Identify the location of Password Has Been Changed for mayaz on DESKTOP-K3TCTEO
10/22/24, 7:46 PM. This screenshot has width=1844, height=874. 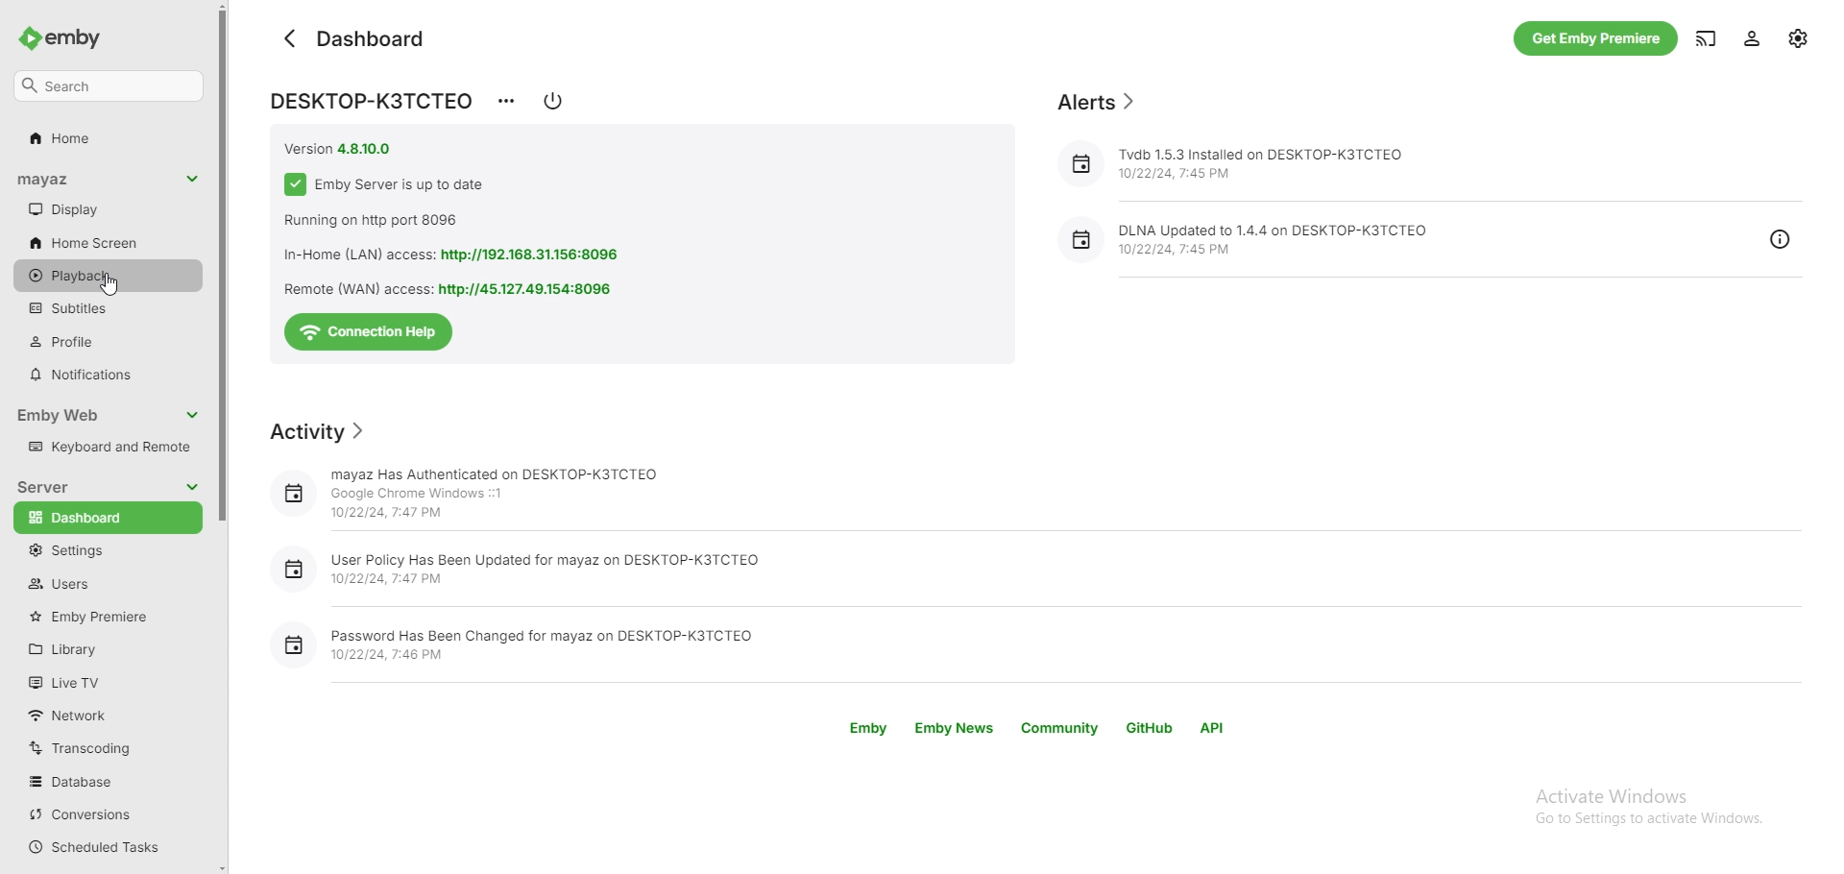
(531, 646).